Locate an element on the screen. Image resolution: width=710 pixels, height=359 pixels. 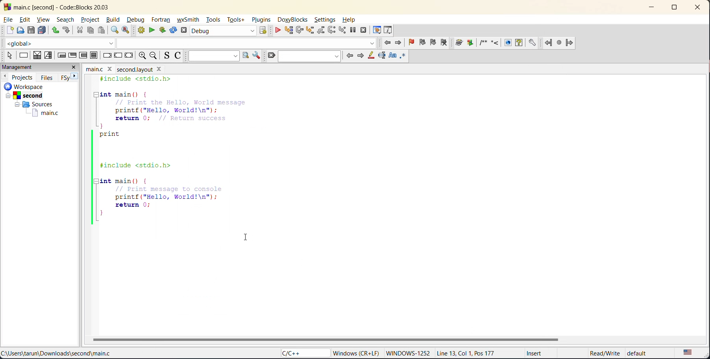
zoom in is located at coordinates (141, 56).